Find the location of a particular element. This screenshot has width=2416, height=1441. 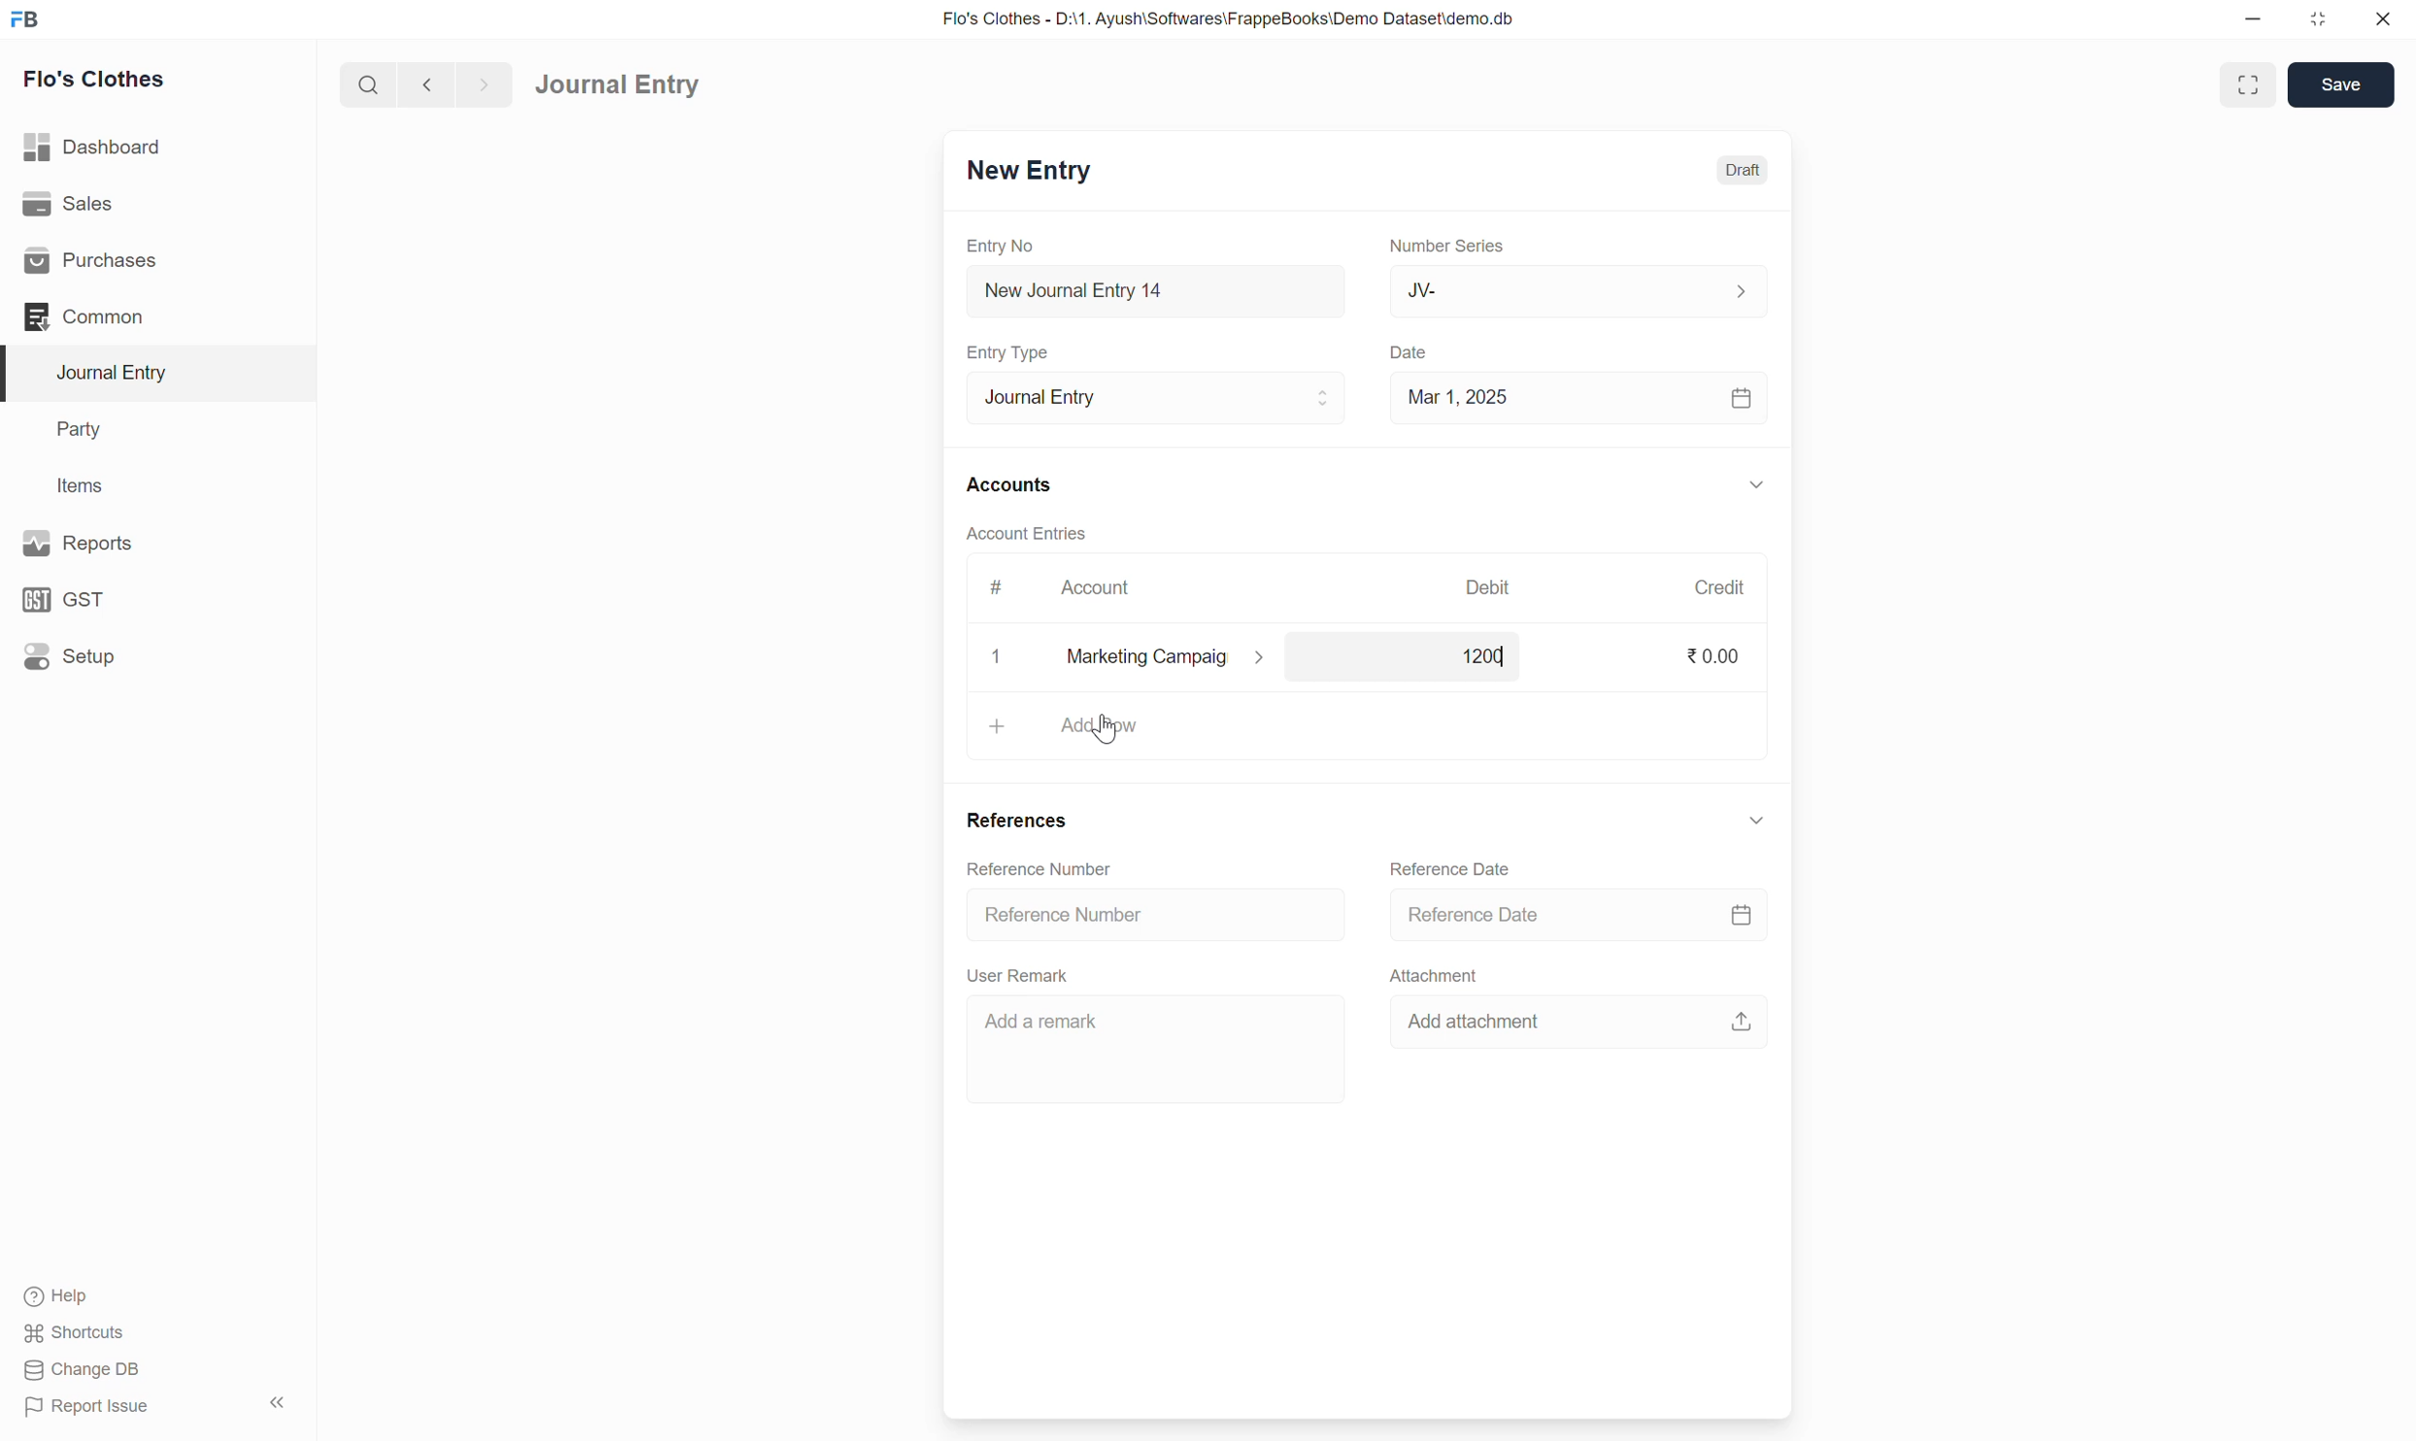

marketing campaig is located at coordinates (1180, 657).